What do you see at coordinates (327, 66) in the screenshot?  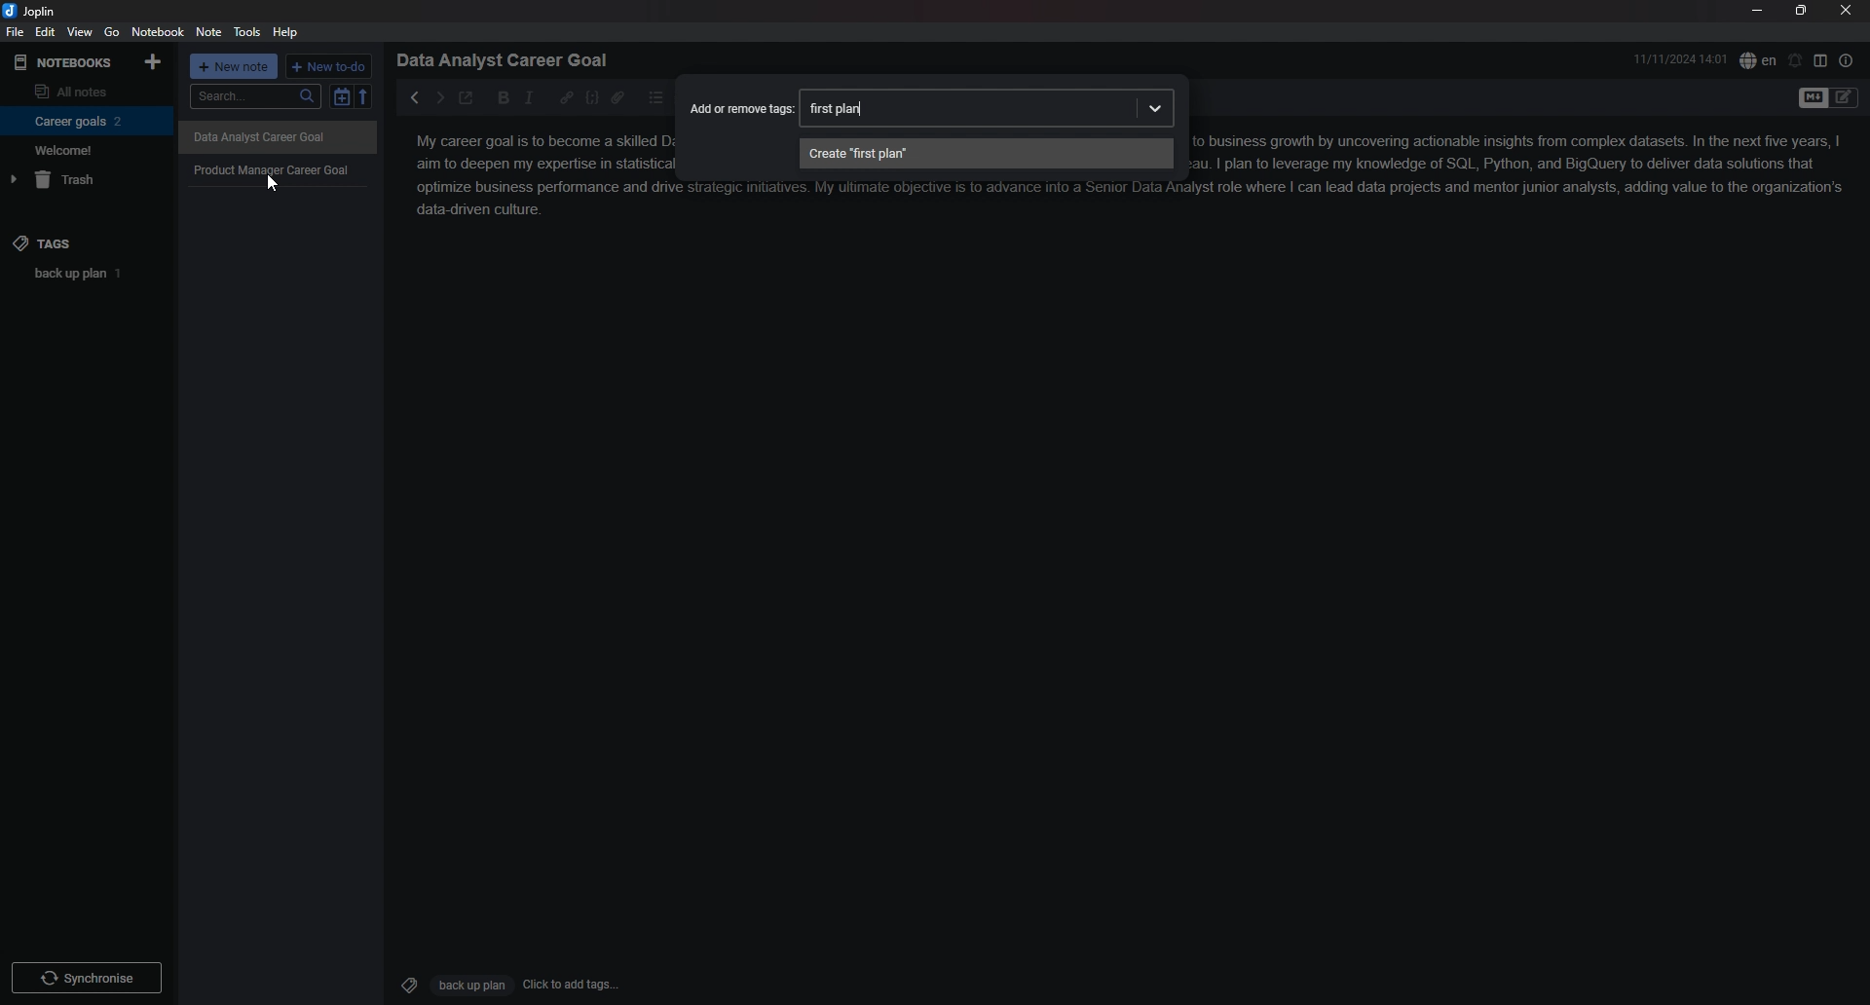 I see `+ new to do` at bounding box center [327, 66].